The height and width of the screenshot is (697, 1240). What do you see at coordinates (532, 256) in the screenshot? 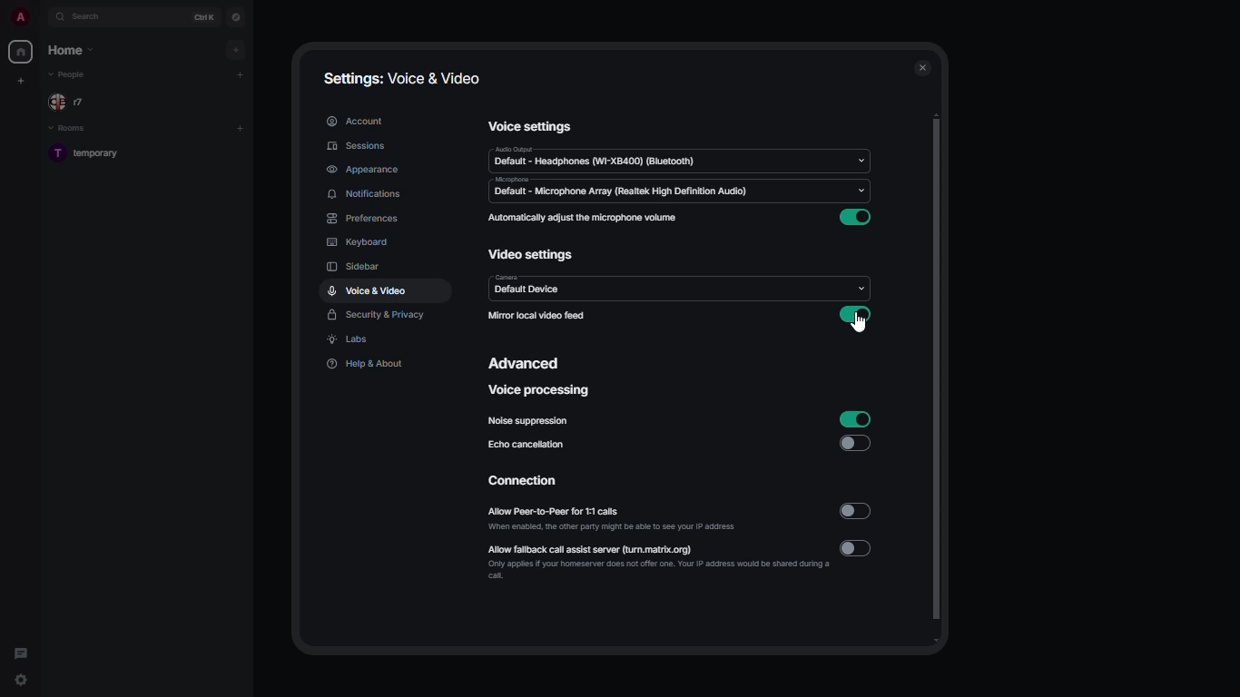
I see `video settings` at bounding box center [532, 256].